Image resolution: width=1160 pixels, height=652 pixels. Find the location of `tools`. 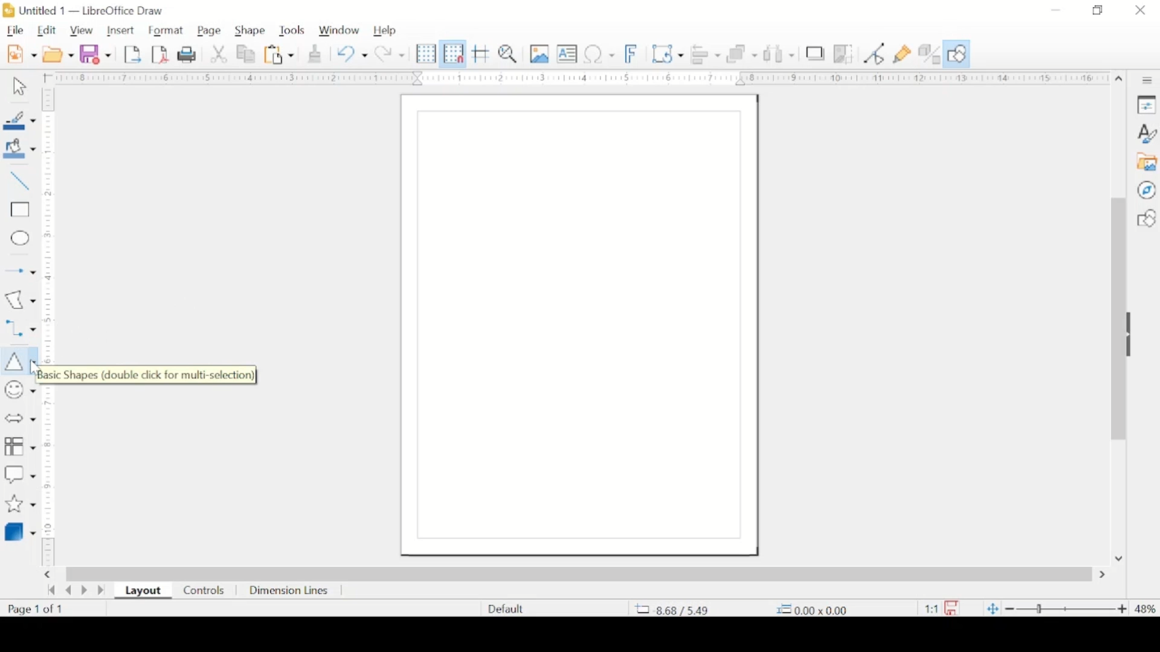

tools is located at coordinates (292, 30).